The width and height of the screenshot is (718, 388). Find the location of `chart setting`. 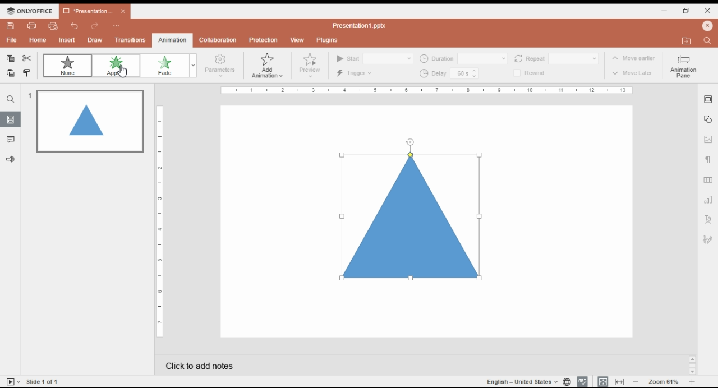

chart setting is located at coordinates (708, 198).